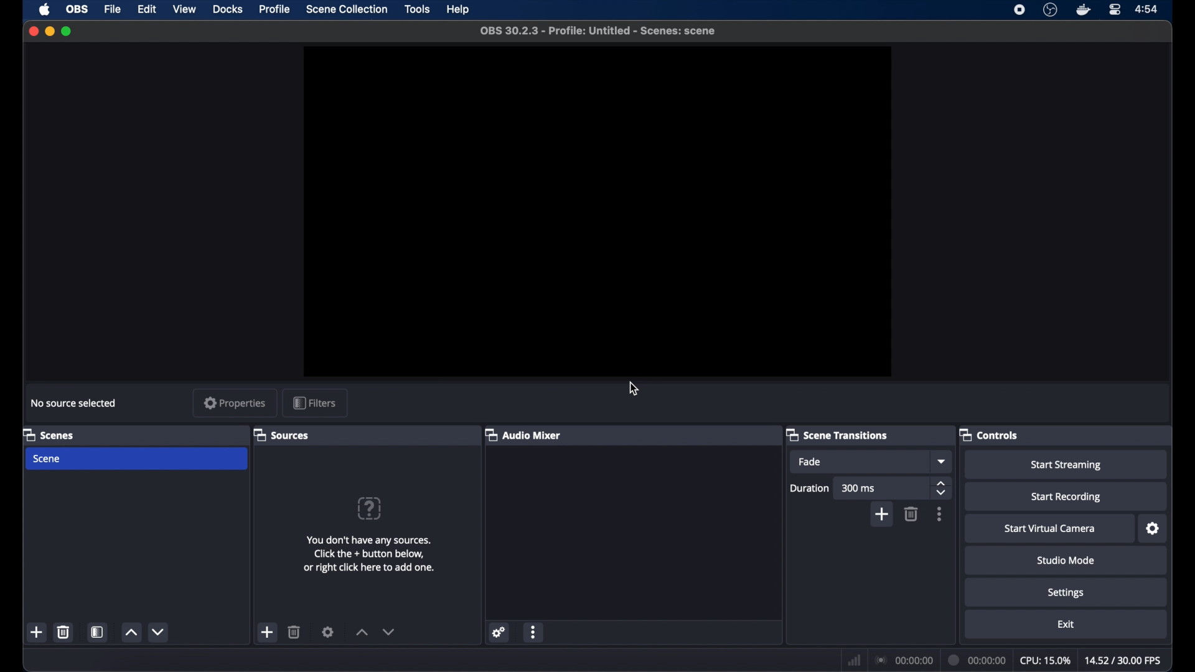 Image resolution: width=1195 pixels, height=672 pixels. Describe the element at coordinates (235, 403) in the screenshot. I see `properties` at that location.